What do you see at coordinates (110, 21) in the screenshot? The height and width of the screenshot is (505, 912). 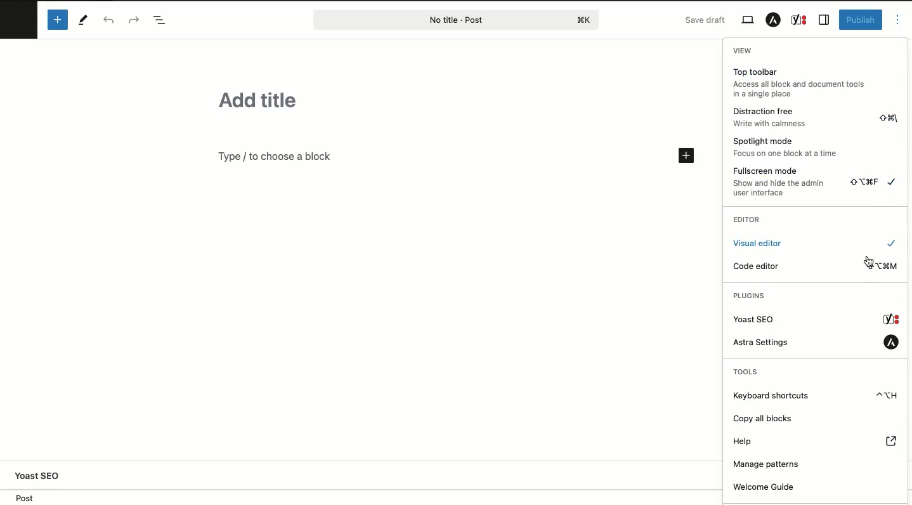 I see `Undo` at bounding box center [110, 21].